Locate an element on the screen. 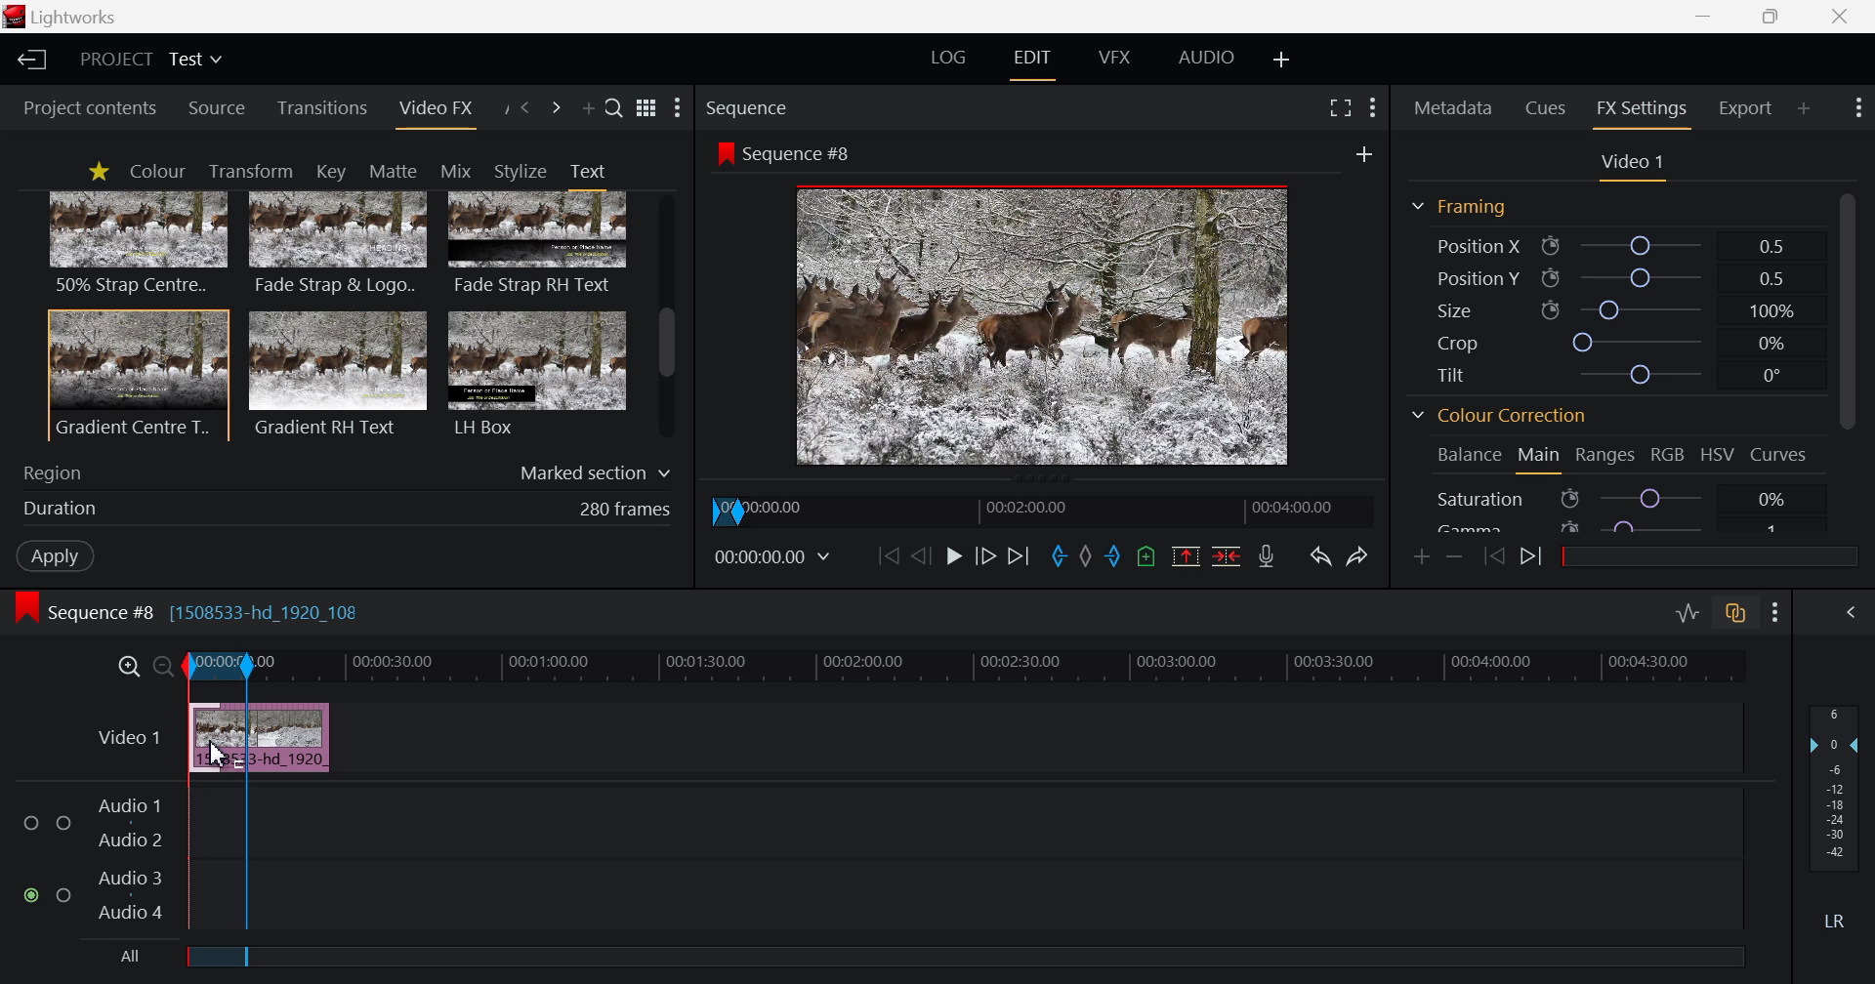 This screenshot has width=1875, height=984. Gradient RH Text is located at coordinates (334, 373).